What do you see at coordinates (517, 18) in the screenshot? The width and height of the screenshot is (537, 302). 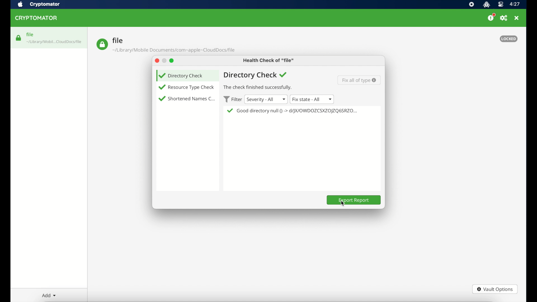 I see `close` at bounding box center [517, 18].